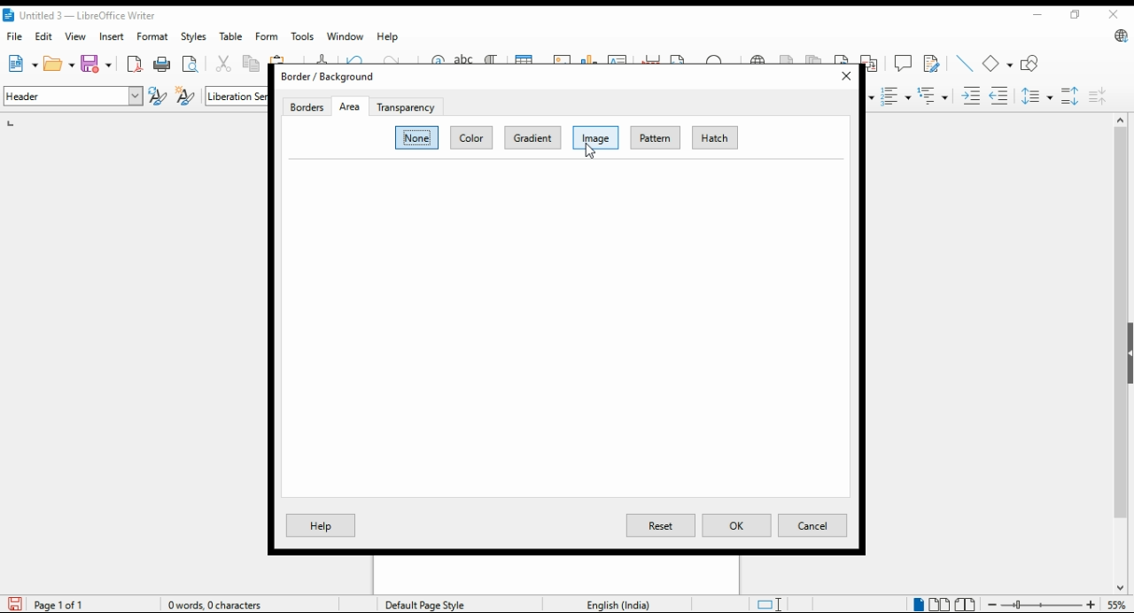 This screenshot has height=613, width=1134. What do you see at coordinates (869, 63) in the screenshot?
I see `insert cross-reference` at bounding box center [869, 63].